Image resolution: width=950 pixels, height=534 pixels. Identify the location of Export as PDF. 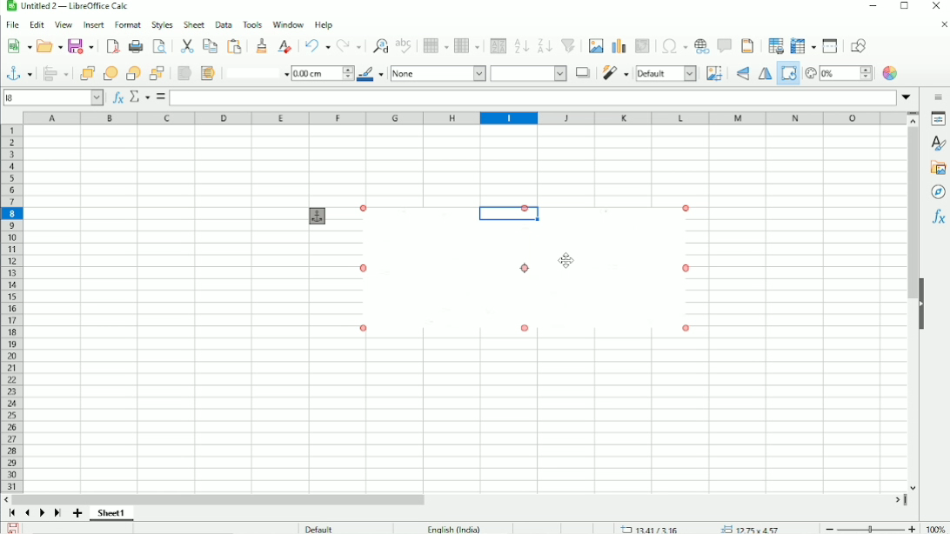
(112, 46).